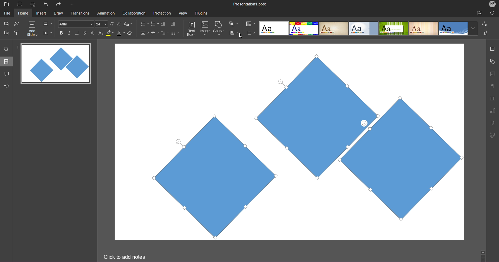  Describe the element at coordinates (234, 33) in the screenshot. I see `Align` at that location.